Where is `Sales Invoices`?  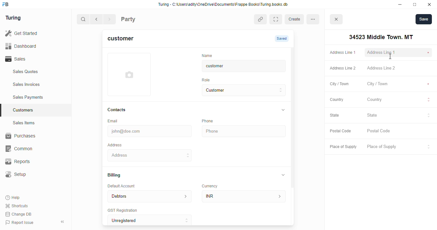
Sales Invoices is located at coordinates (37, 85).